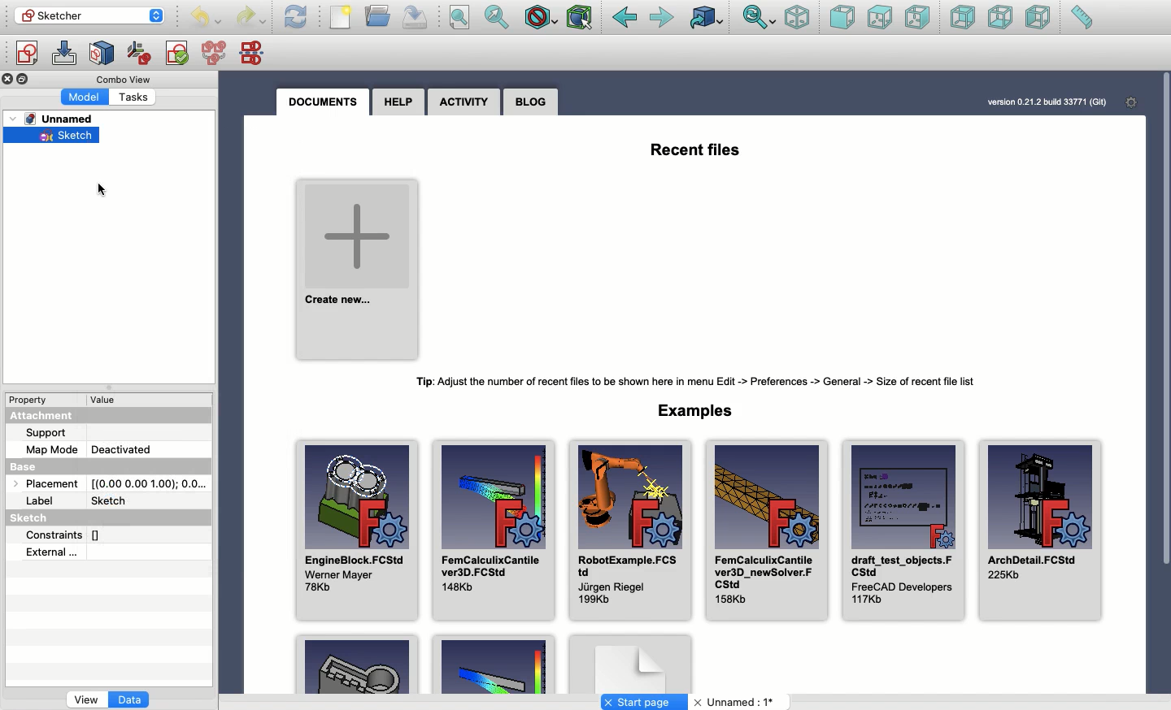 The height and width of the screenshot is (710, 1171). Describe the element at coordinates (999, 17) in the screenshot. I see `Bottom` at that location.